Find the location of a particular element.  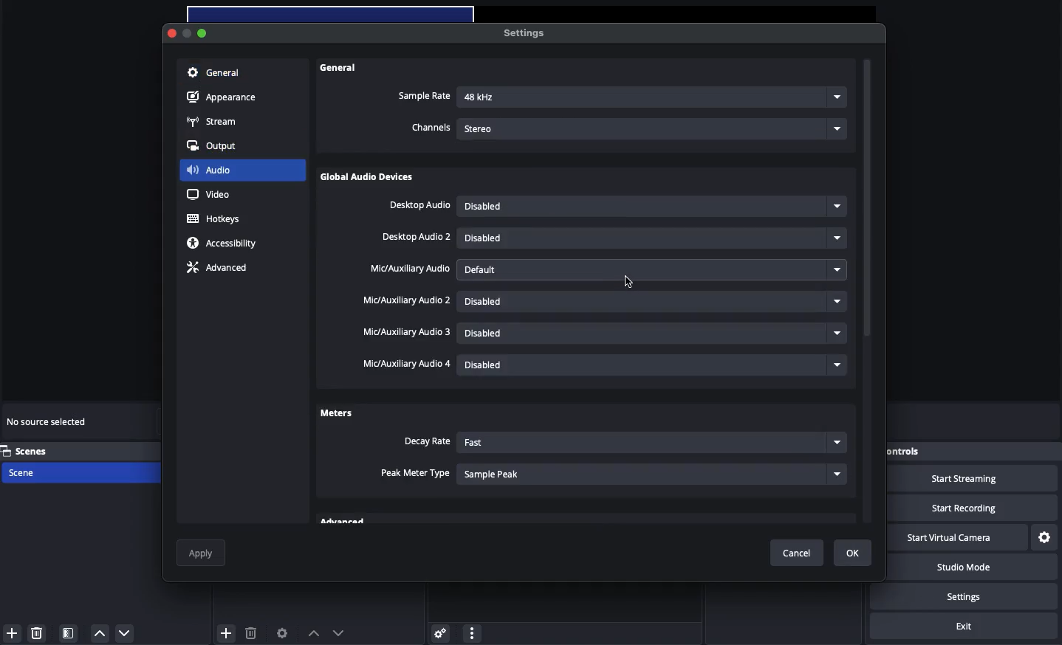

Sample rate is located at coordinates (424, 96).